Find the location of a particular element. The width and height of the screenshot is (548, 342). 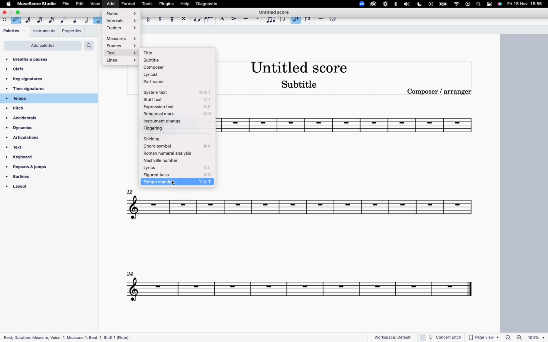

musescore studio is located at coordinates (37, 4).